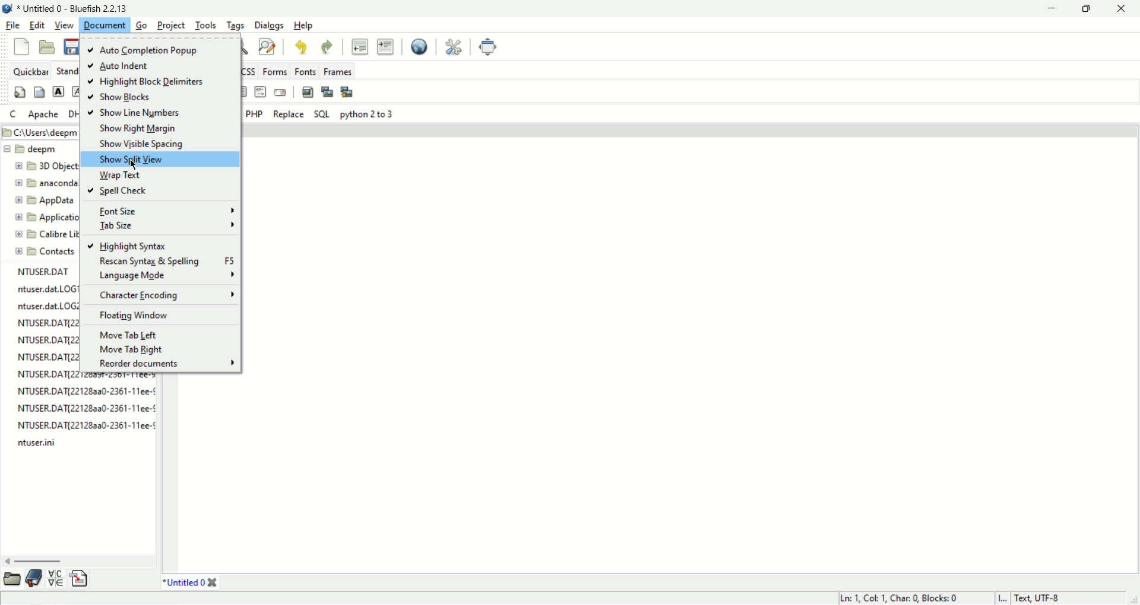  I want to click on document, so click(104, 25).